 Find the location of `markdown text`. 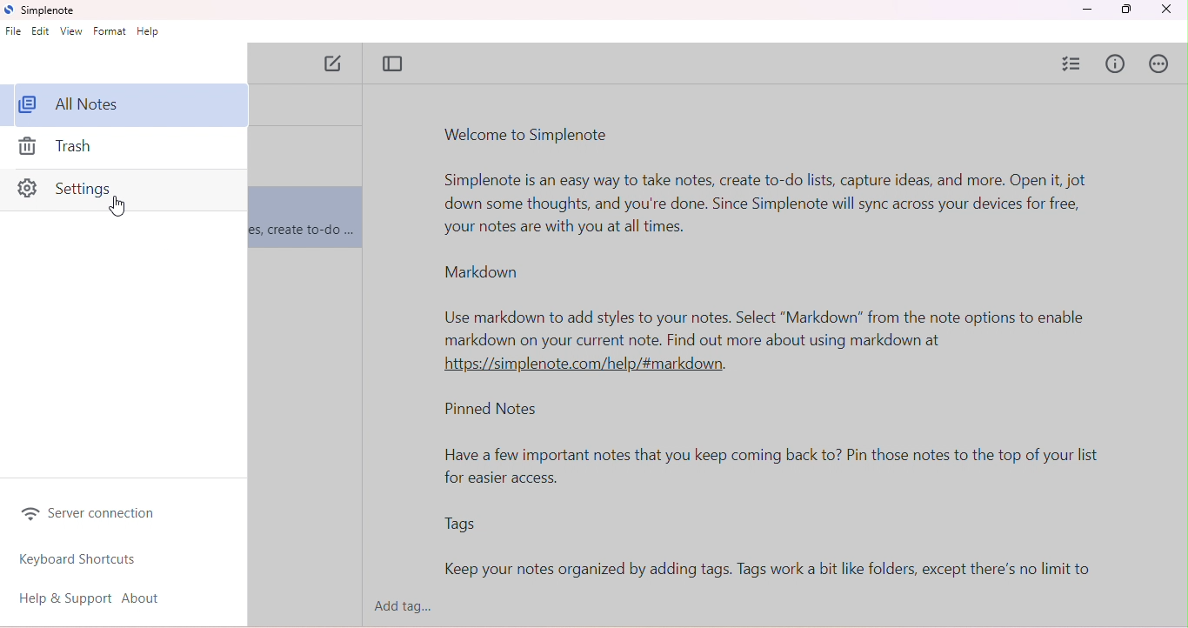

markdown text is located at coordinates (770, 340).